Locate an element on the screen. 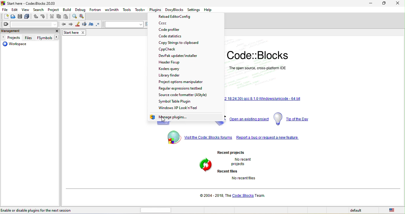  manage plugins is located at coordinates (173, 117).